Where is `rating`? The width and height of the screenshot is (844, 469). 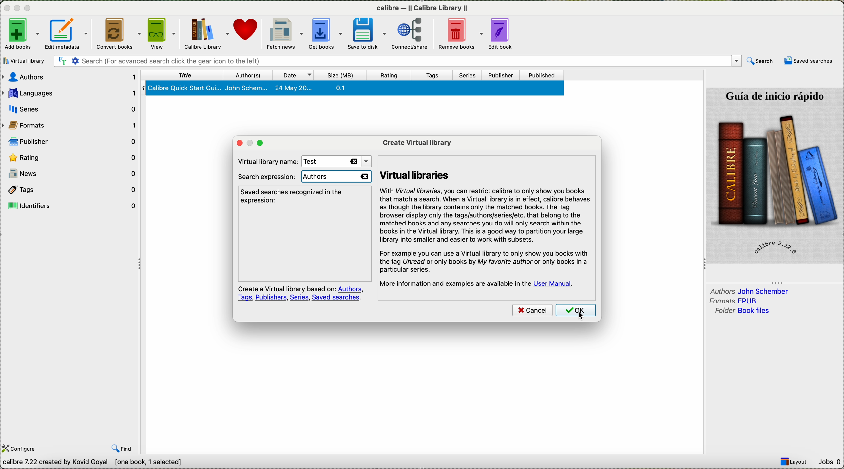 rating is located at coordinates (72, 157).